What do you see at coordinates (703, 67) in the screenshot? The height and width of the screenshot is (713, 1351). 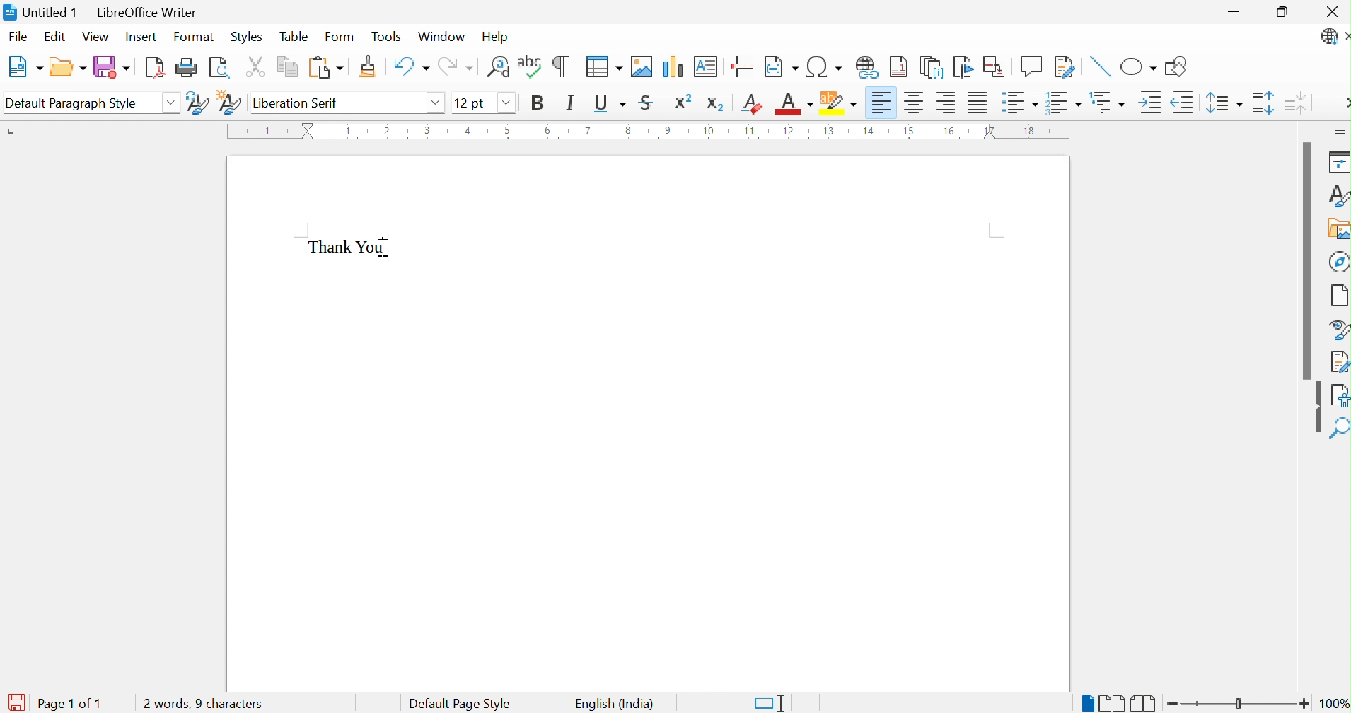 I see `Insert Text Box` at bounding box center [703, 67].